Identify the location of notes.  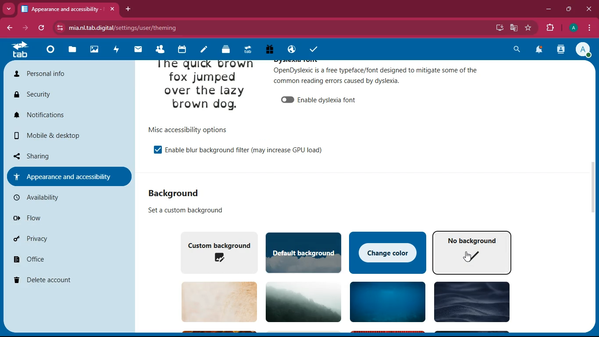
(201, 50).